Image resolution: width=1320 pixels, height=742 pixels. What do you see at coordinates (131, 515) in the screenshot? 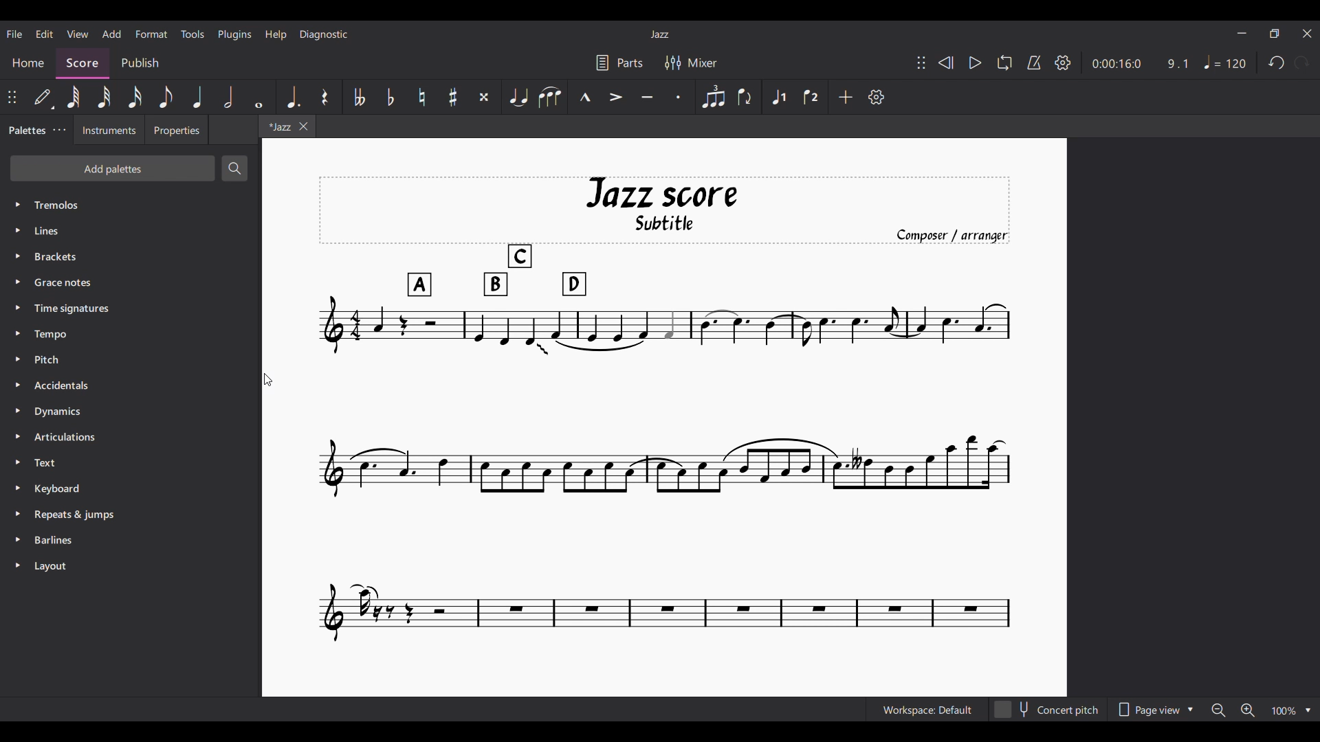
I see `Repeats and jumps` at bounding box center [131, 515].